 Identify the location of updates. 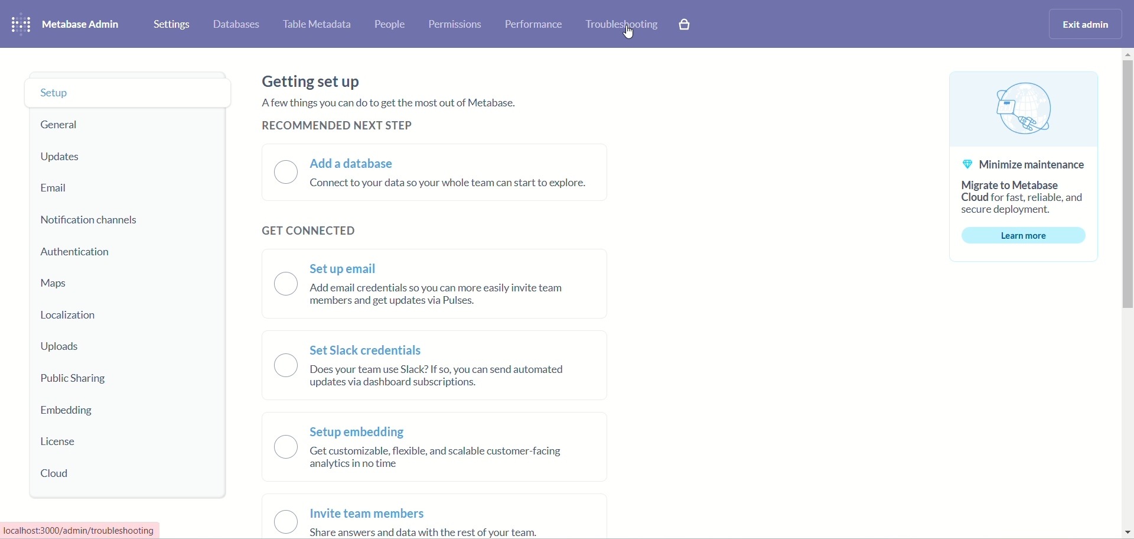
(68, 155).